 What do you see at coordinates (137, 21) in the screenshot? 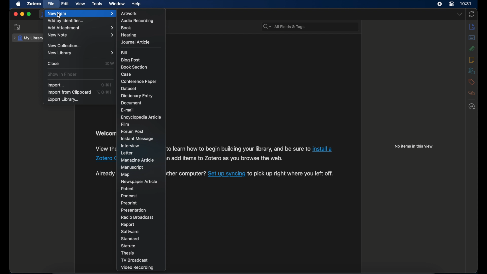
I see `audio recording` at bounding box center [137, 21].